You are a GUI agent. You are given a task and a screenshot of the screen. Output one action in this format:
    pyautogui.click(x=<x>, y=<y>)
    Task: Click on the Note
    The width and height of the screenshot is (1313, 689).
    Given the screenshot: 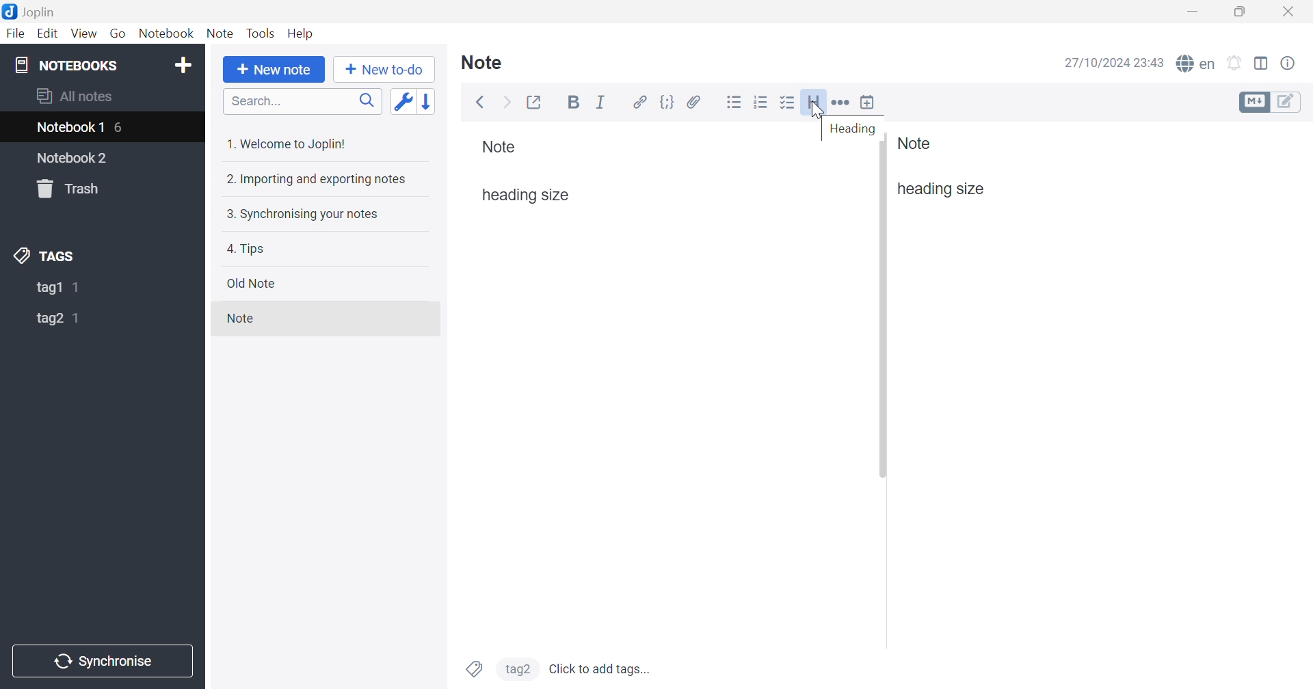 What is the action you would take?
    pyautogui.click(x=499, y=147)
    